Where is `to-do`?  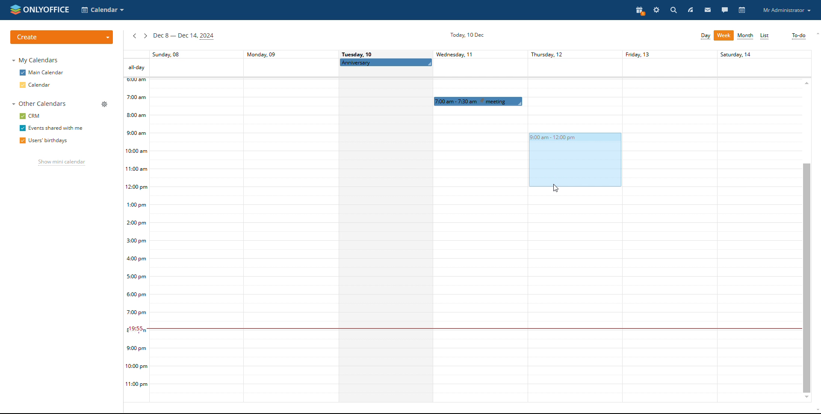
to-do is located at coordinates (798, 36).